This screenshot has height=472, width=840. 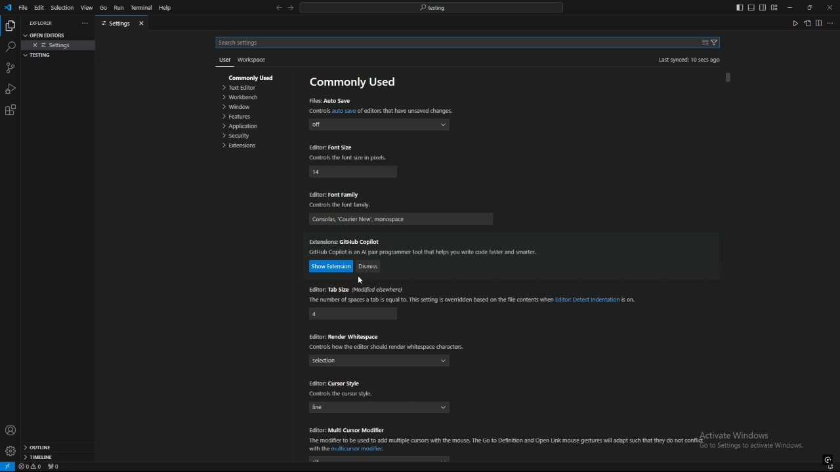 I want to click on cursor style, so click(x=379, y=407).